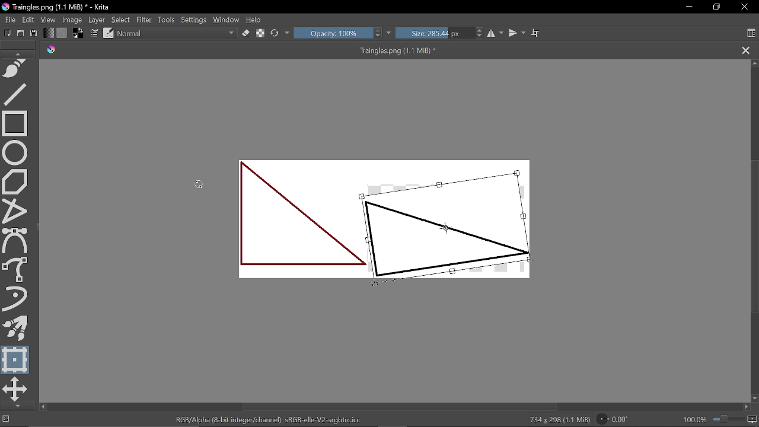  Describe the element at coordinates (18, 299) in the screenshot. I see `Dynamic brush tool` at that location.